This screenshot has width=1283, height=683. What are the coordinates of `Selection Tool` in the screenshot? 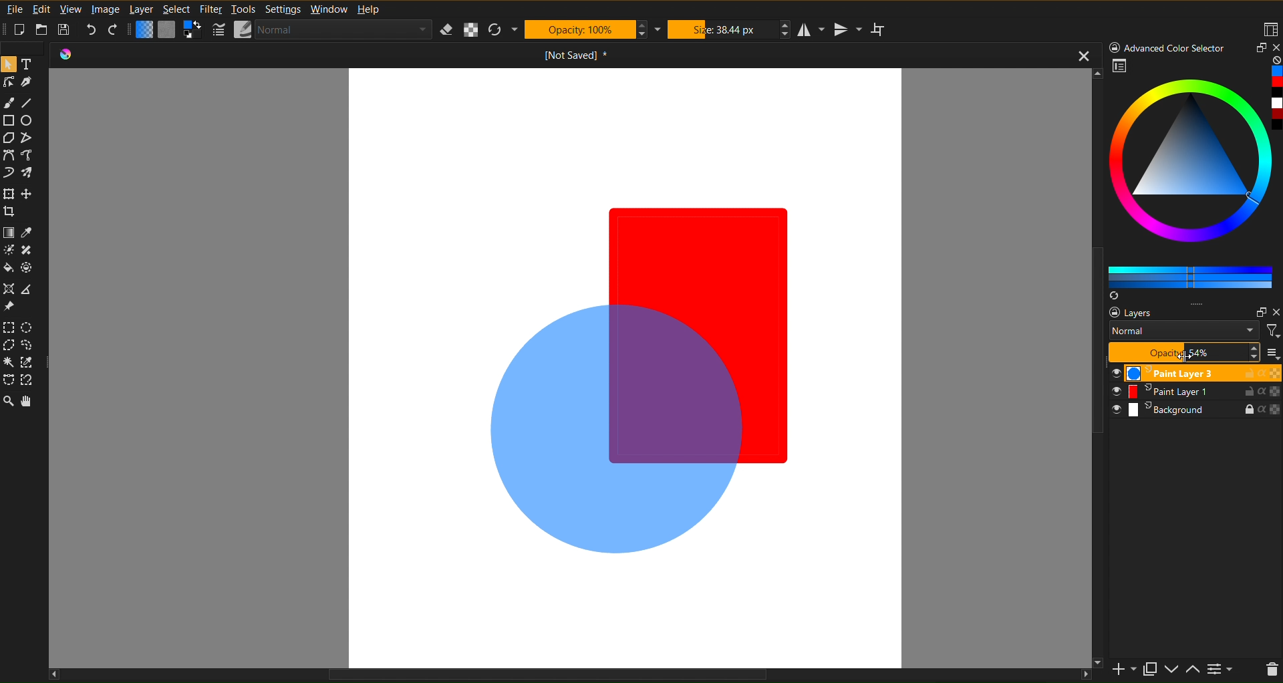 It's located at (29, 346).